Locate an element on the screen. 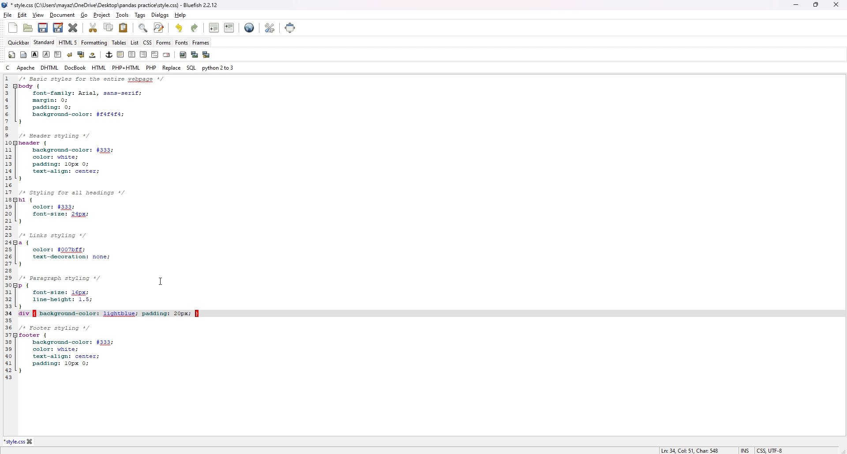 This screenshot has height=454, width=847. dialogs is located at coordinates (160, 15).